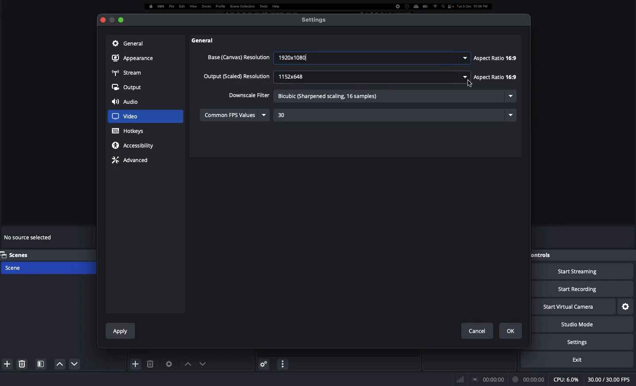 The width and height of the screenshot is (636, 386). I want to click on No source selected, so click(29, 239).